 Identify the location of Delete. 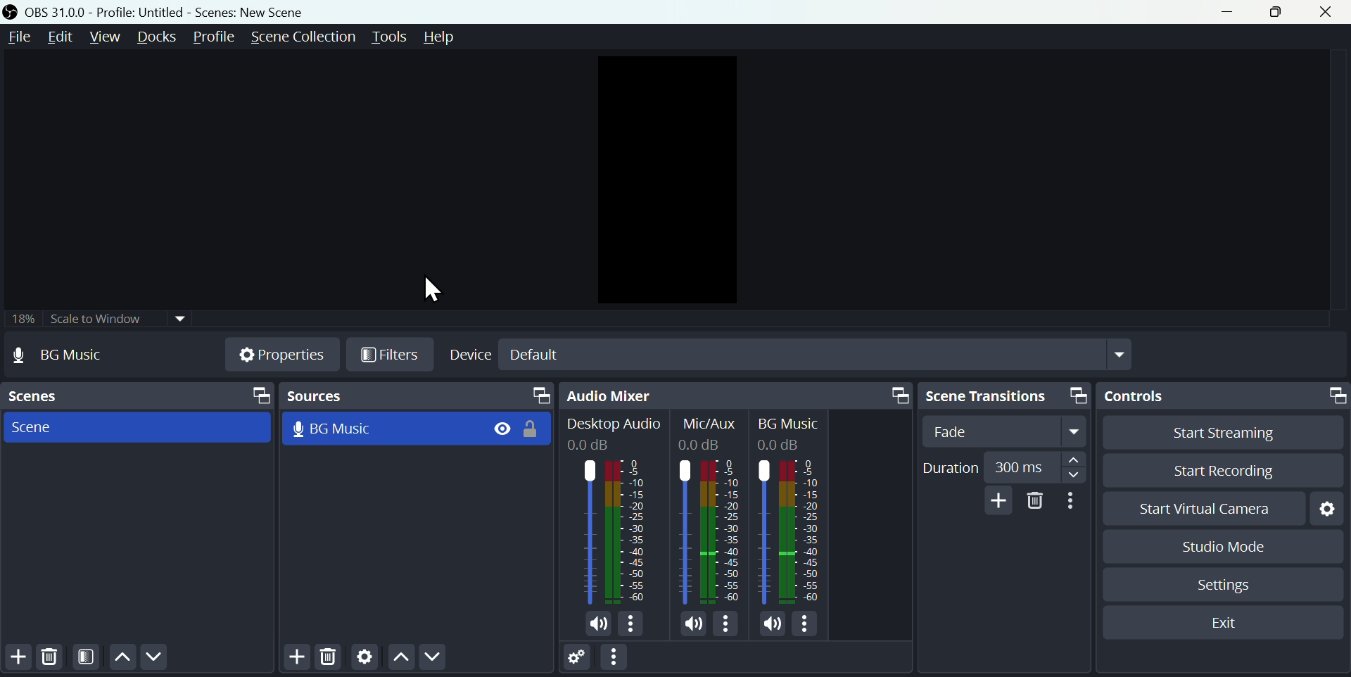
(330, 659).